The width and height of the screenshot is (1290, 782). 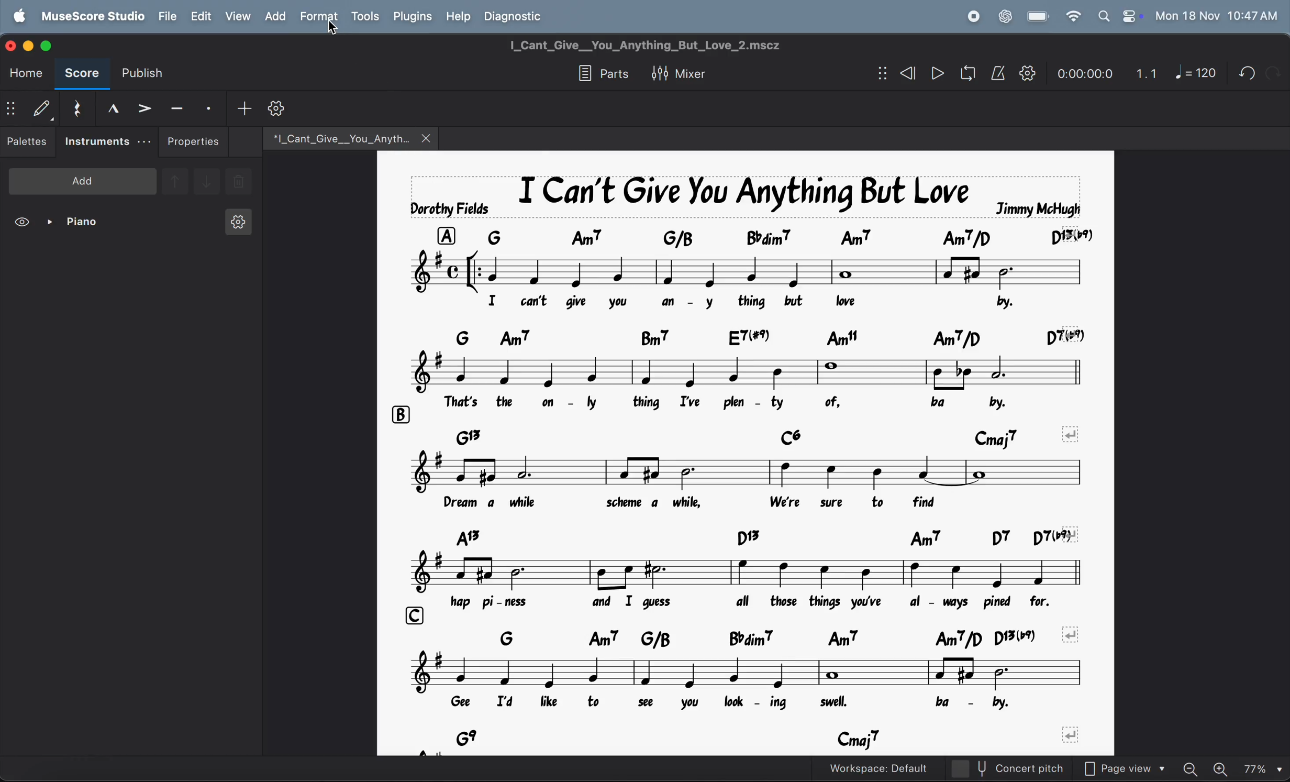 I want to click on properties, so click(x=194, y=141).